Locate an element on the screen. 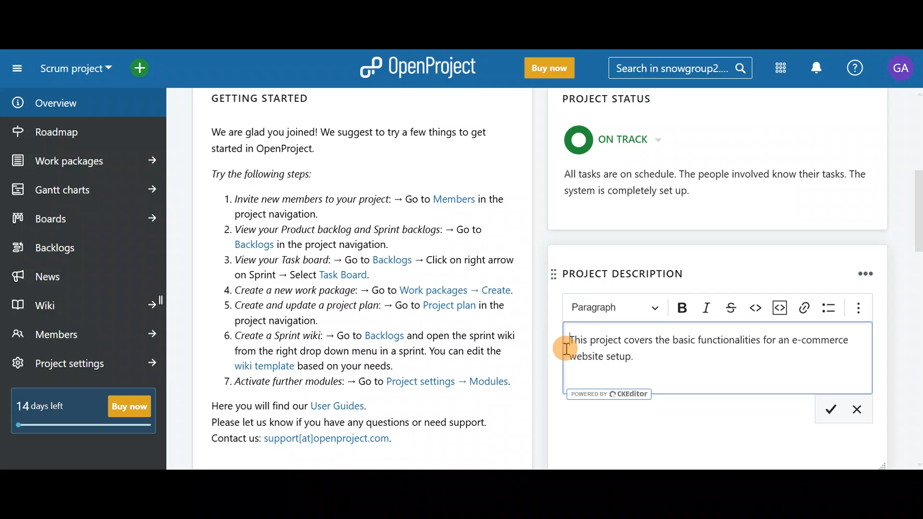  Buy now is located at coordinates (87, 416).